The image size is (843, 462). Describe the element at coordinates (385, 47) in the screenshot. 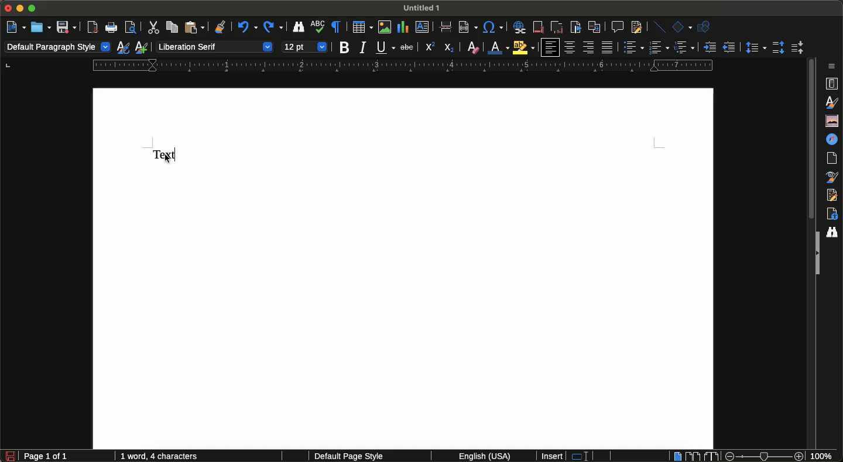

I see `Underline` at that location.